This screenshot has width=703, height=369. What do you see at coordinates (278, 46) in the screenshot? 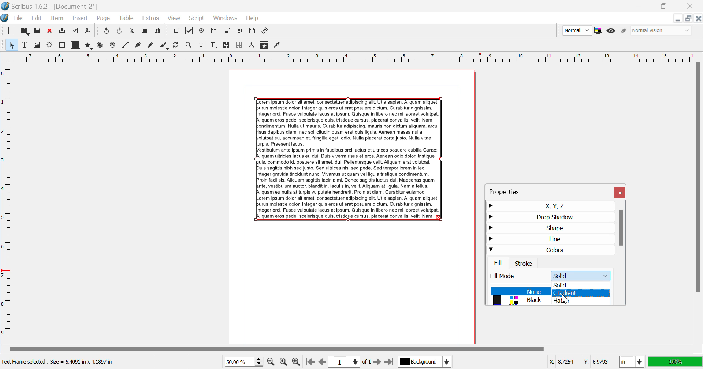
I see `Eyedropper` at bounding box center [278, 46].